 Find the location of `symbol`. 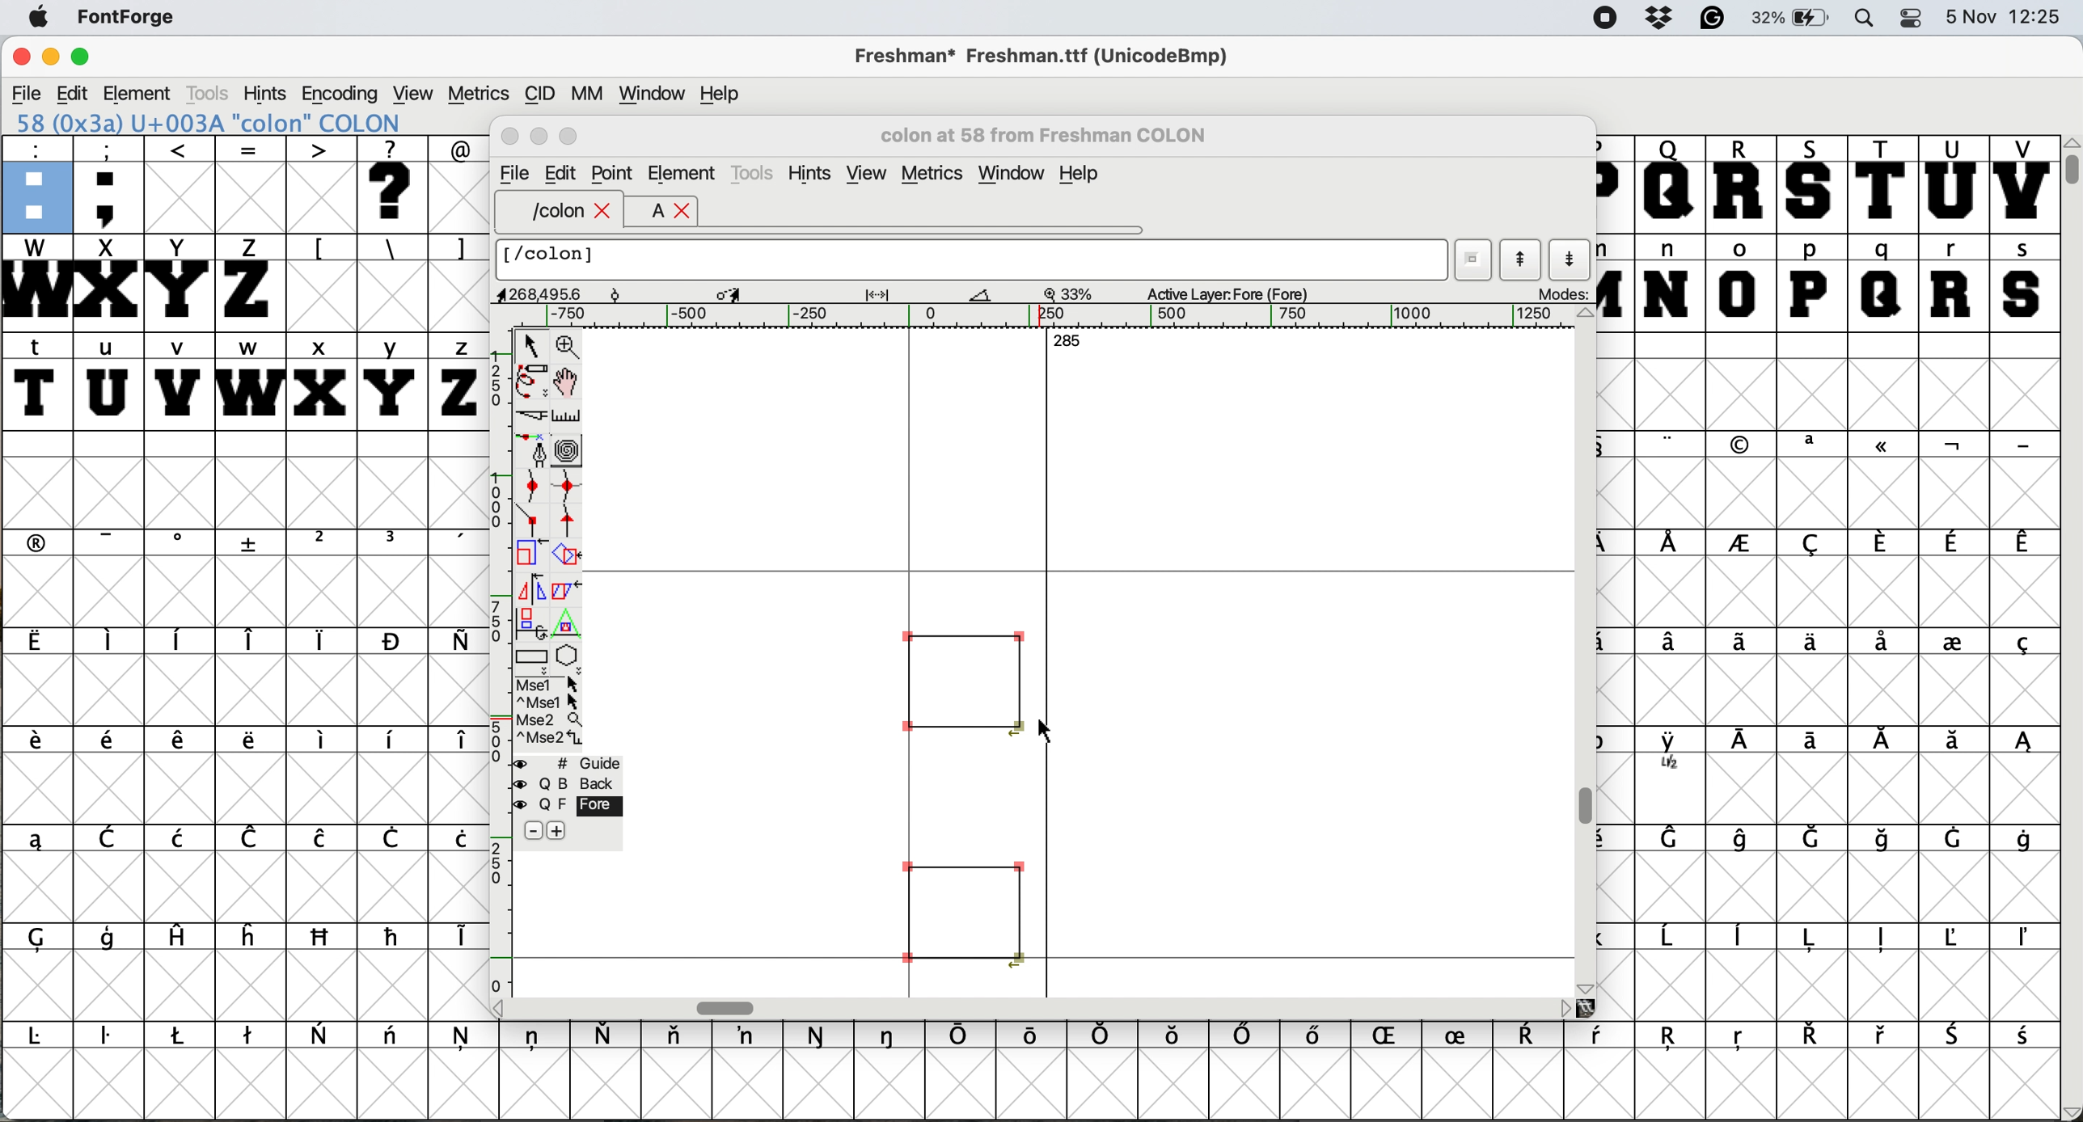

symbol is located at coordinates (819, 1036).